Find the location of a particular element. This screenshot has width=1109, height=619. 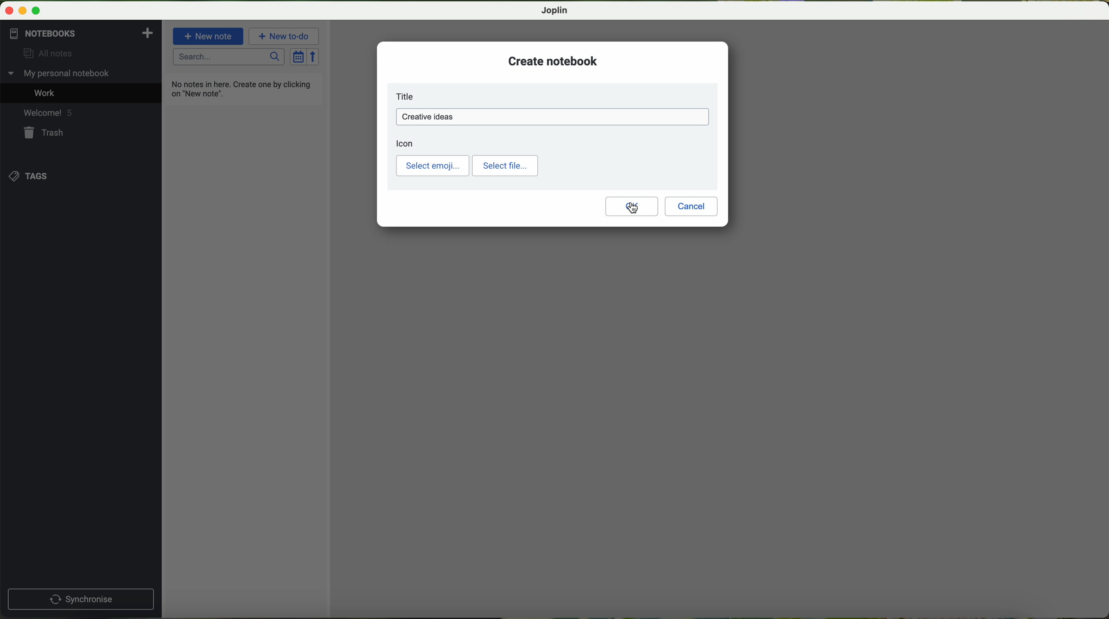

minimize is located at coordinates (24, 11).